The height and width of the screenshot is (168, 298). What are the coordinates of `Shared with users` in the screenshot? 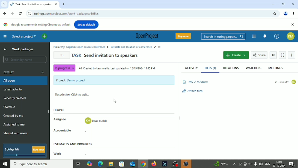 It's located at (16, 134).